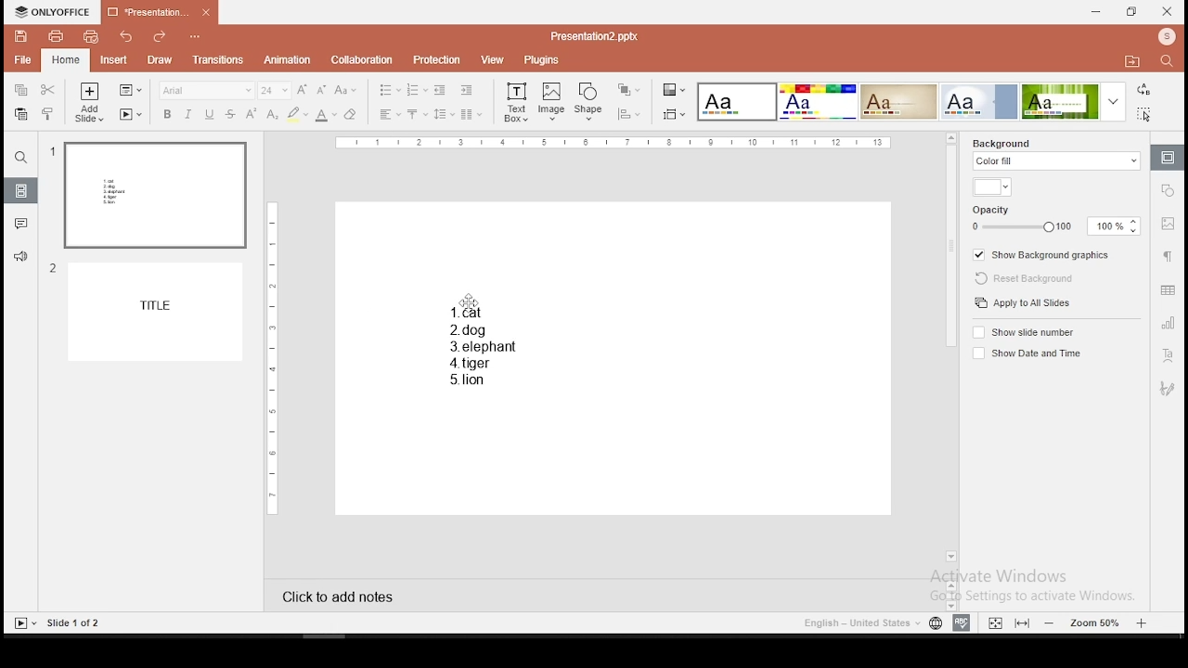 This screenshot has height=668, width=1188. Describe the element at coordinates (272, 114) in the screenshot. I see `subscript` at that location.